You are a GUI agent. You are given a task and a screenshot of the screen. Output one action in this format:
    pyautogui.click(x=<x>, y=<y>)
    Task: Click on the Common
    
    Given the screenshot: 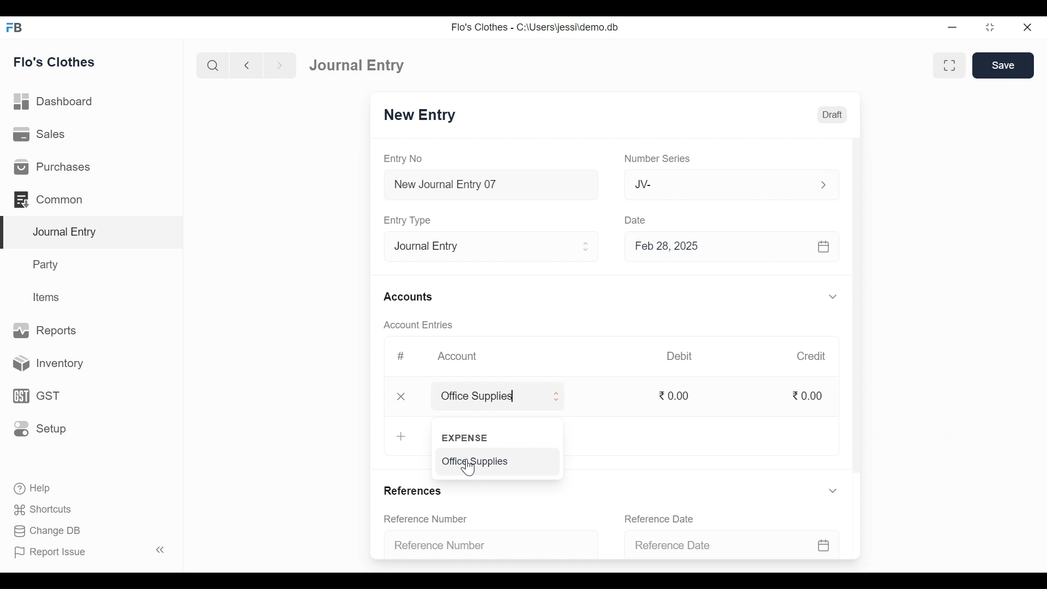 What is the action you would take?
    pyautogui.click(x=50, y=199)
    